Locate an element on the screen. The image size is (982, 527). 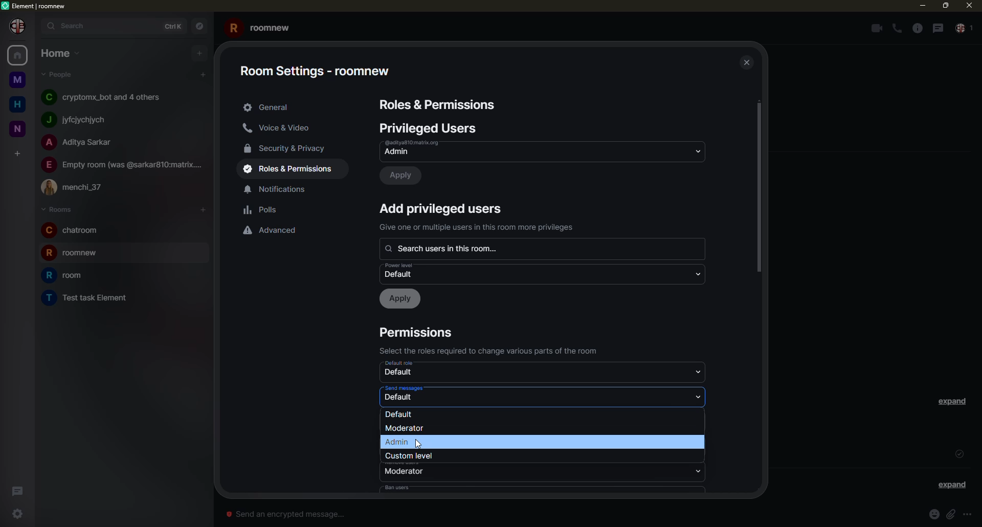
remove is located at coordinates (405, 462).